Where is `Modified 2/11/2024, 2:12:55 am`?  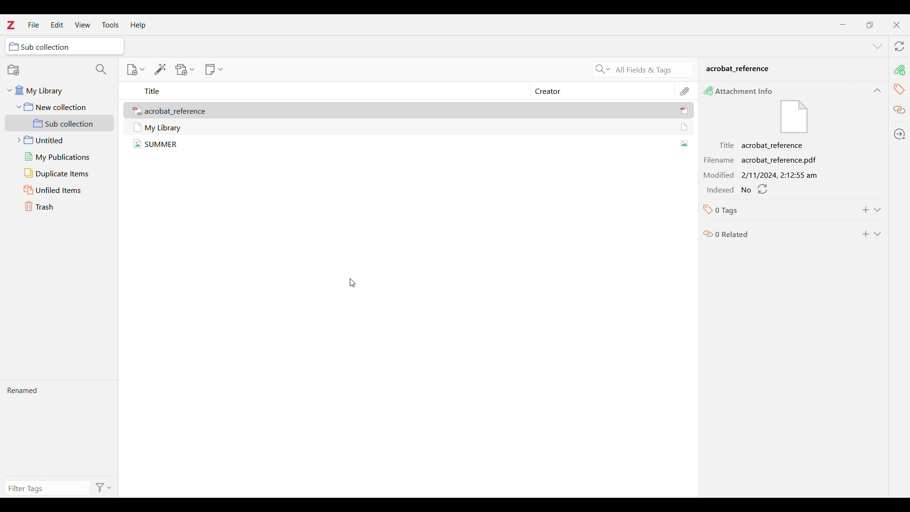
Modified 2/11/2024, 2:12:55 am is located at coordinates (763, 174).